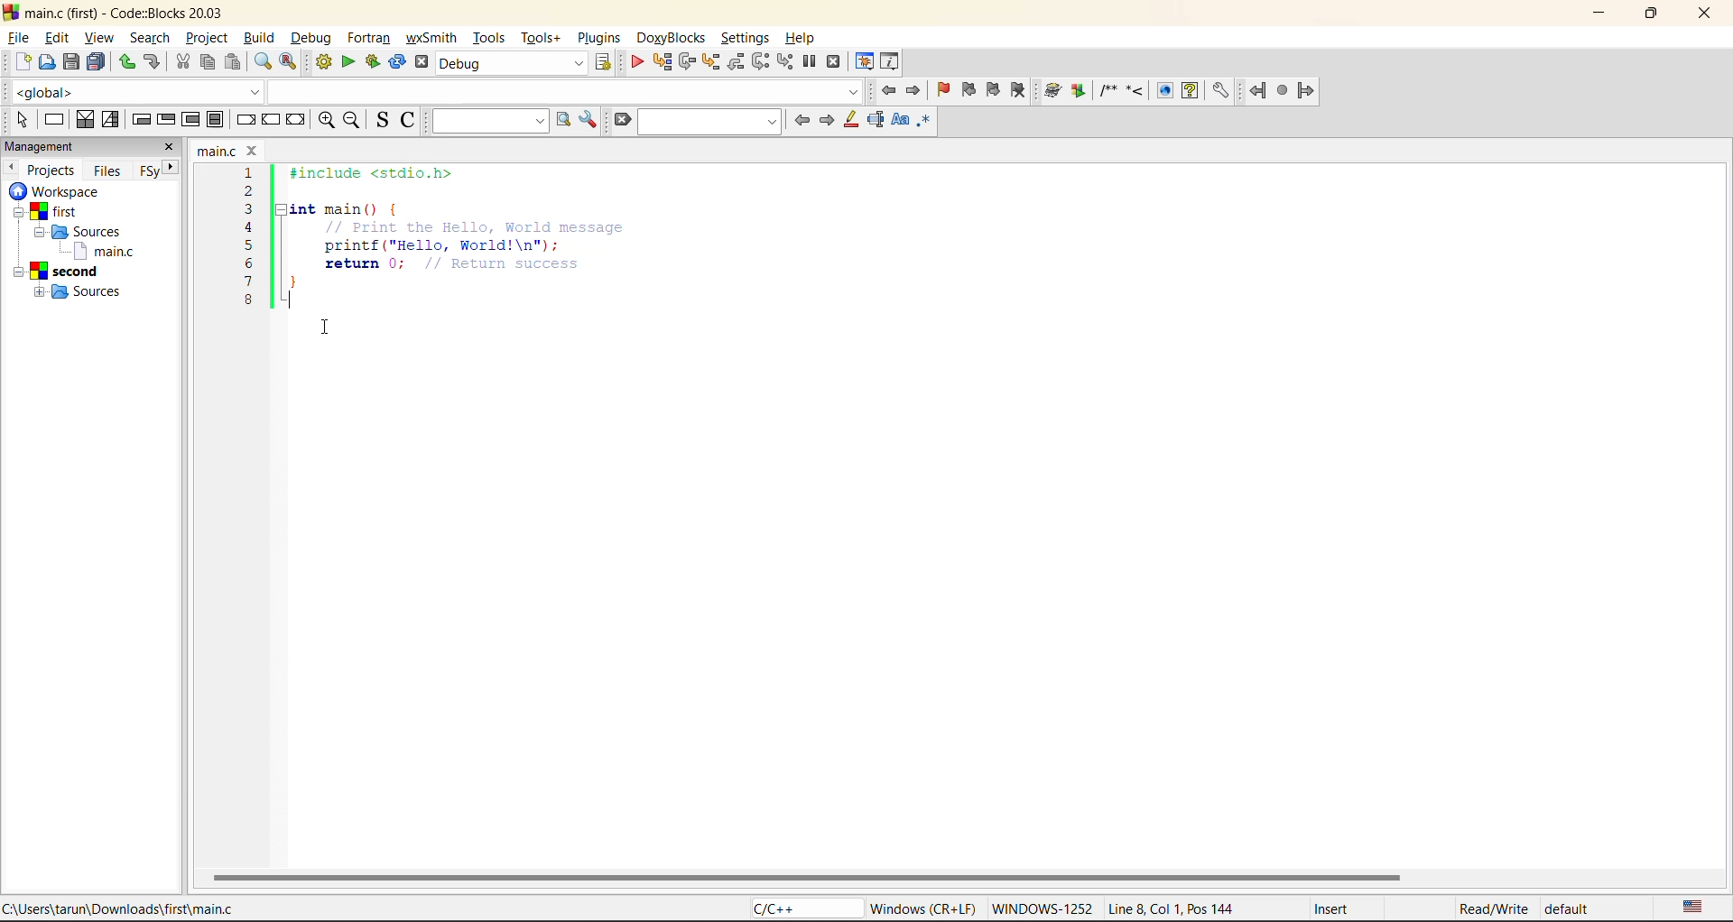  What do you see at coordinates (70, 60) in the screenshot?
I see `save` at bounding box center [70, 60].